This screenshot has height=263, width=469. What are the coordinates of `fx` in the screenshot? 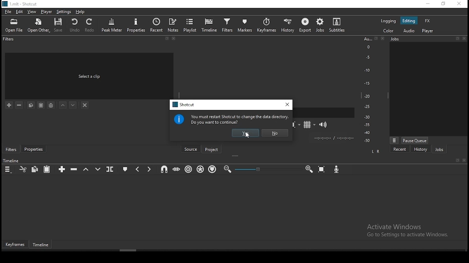 It's located at (428, 20).